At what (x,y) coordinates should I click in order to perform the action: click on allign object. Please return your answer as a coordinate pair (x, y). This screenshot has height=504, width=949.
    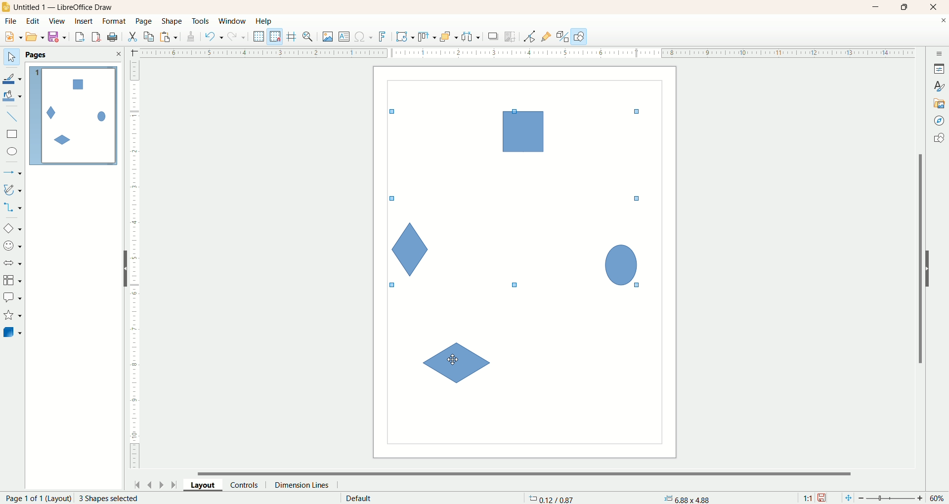
    Looking at the image, I should click on (428, 37).